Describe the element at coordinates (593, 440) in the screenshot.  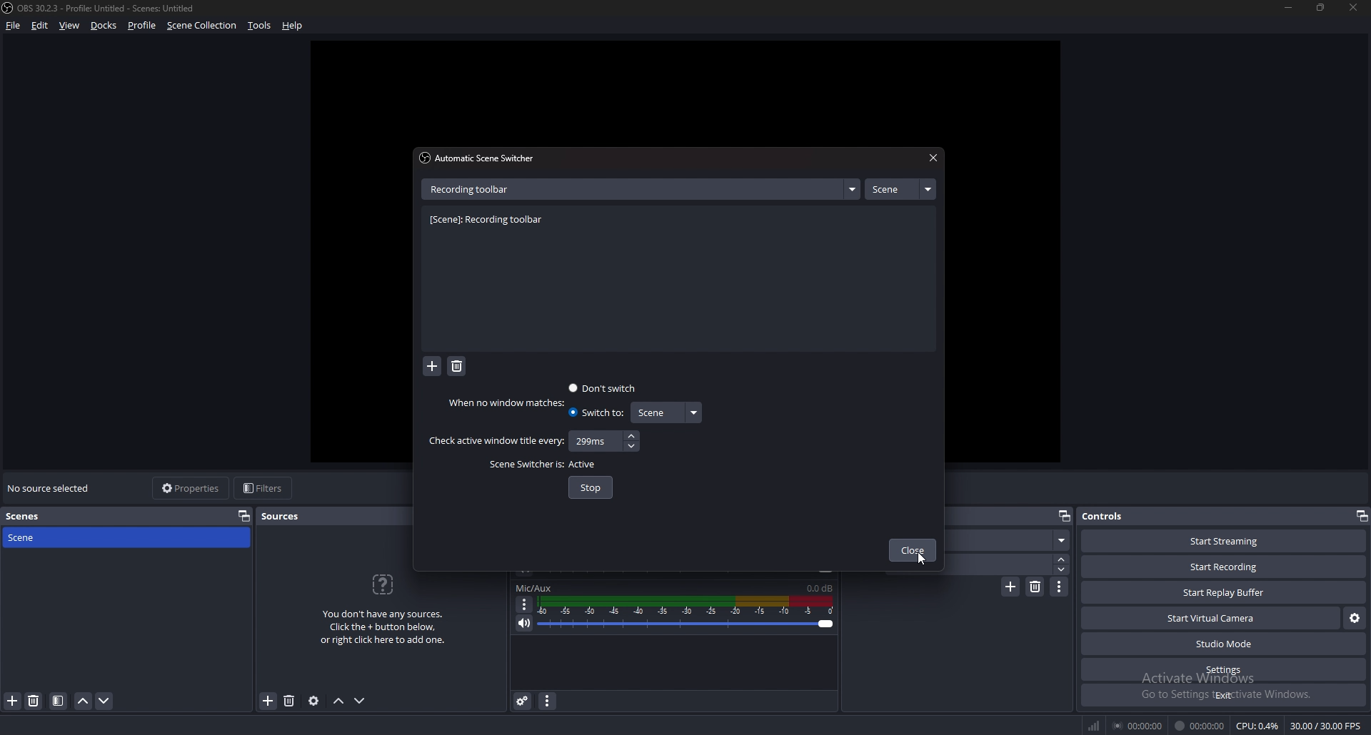
I see `time` at that location.